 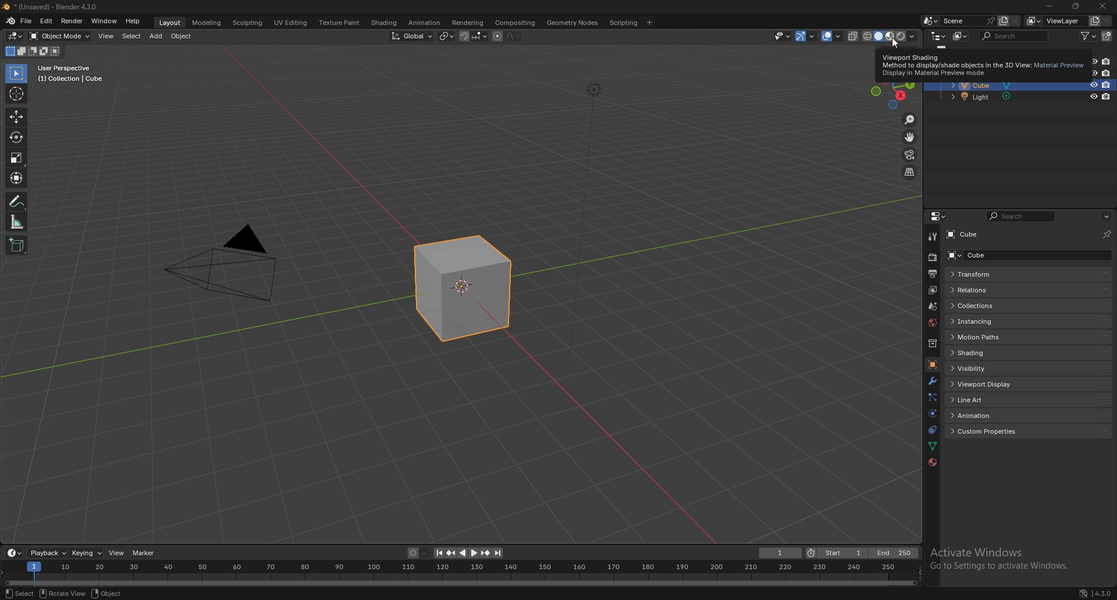 What do you see at coordinates (248, 23) in the screenshot?
I see `sculpting` at bounding box center [248, 23].